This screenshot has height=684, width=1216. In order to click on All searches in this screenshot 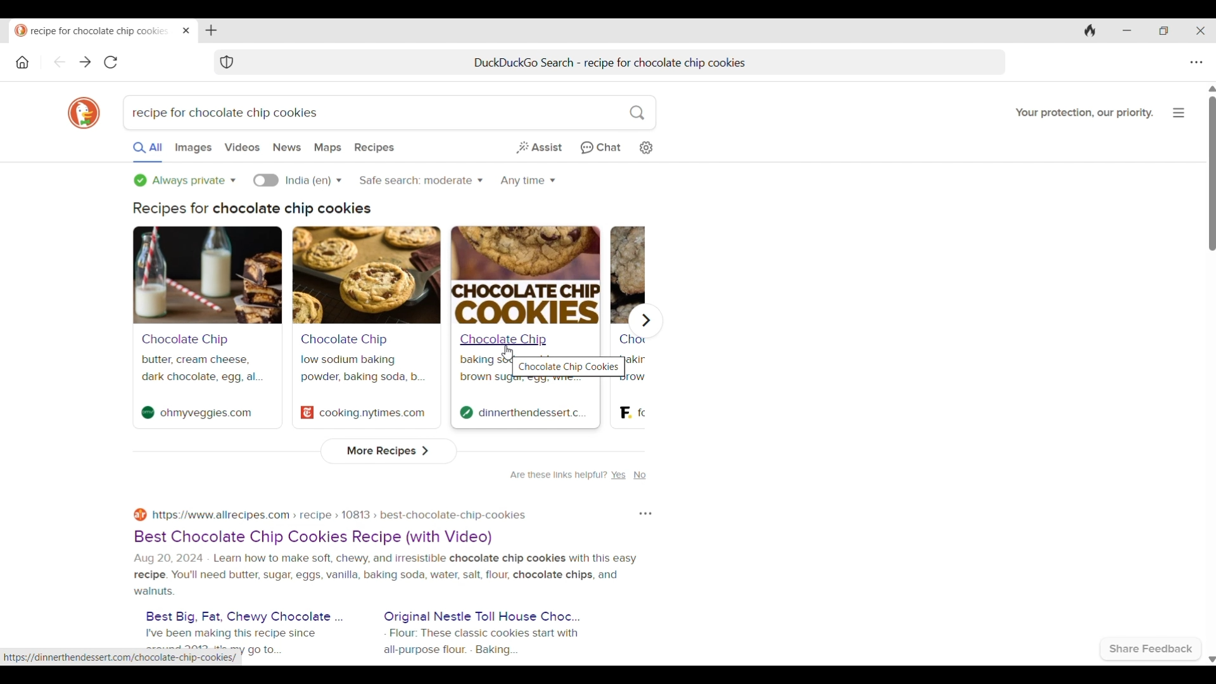, I will do `click(148, 152)`.